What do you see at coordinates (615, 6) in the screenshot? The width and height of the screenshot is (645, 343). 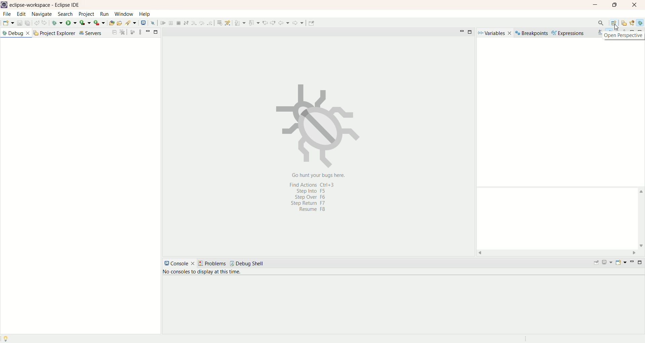 I see `maximize` at bounding box center [615, 6].